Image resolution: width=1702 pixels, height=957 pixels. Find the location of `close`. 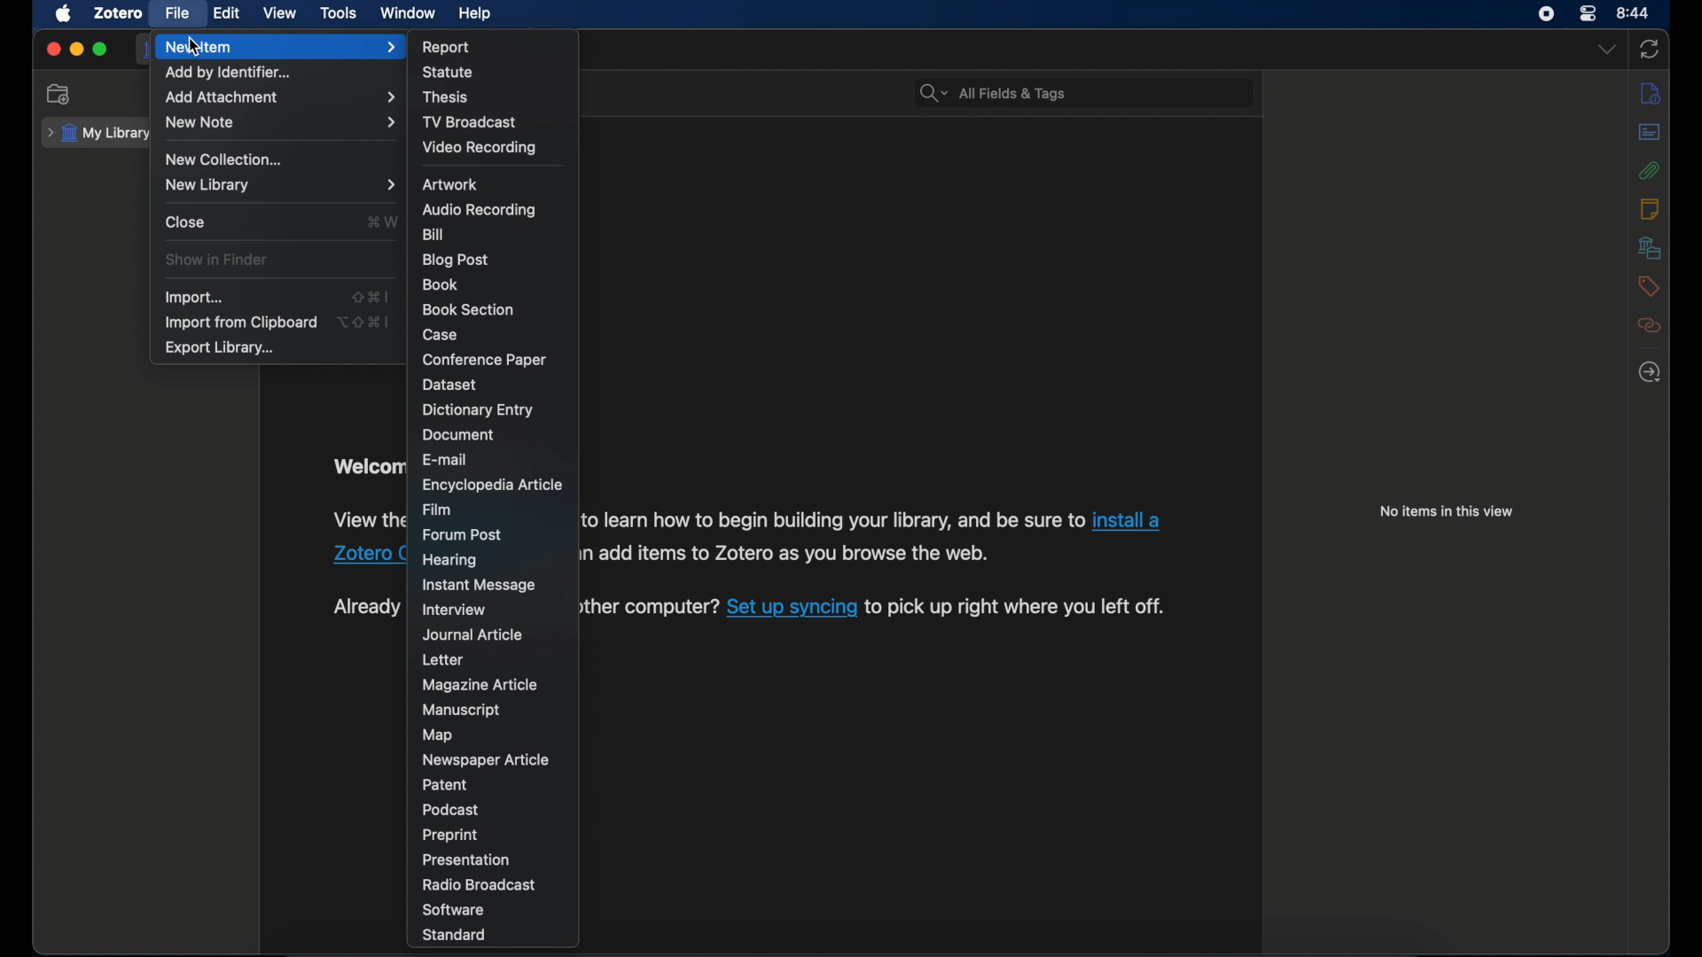

close is located at coordinates (186, 222).